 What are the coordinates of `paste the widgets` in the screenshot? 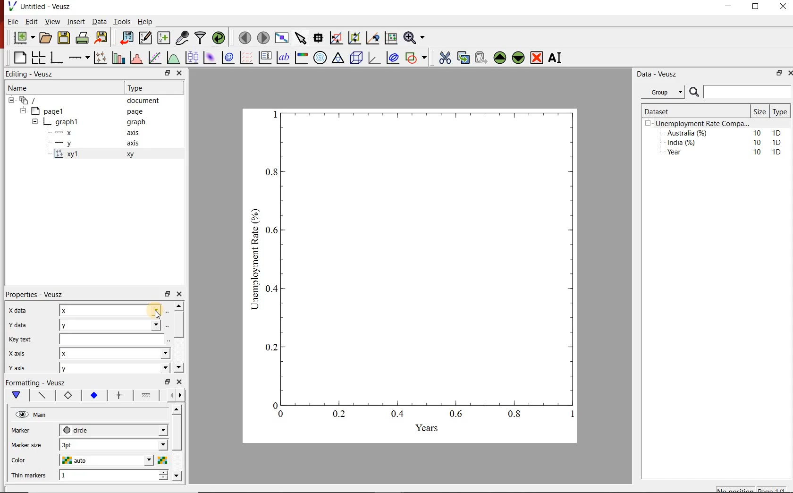 It's located at (481, 58).